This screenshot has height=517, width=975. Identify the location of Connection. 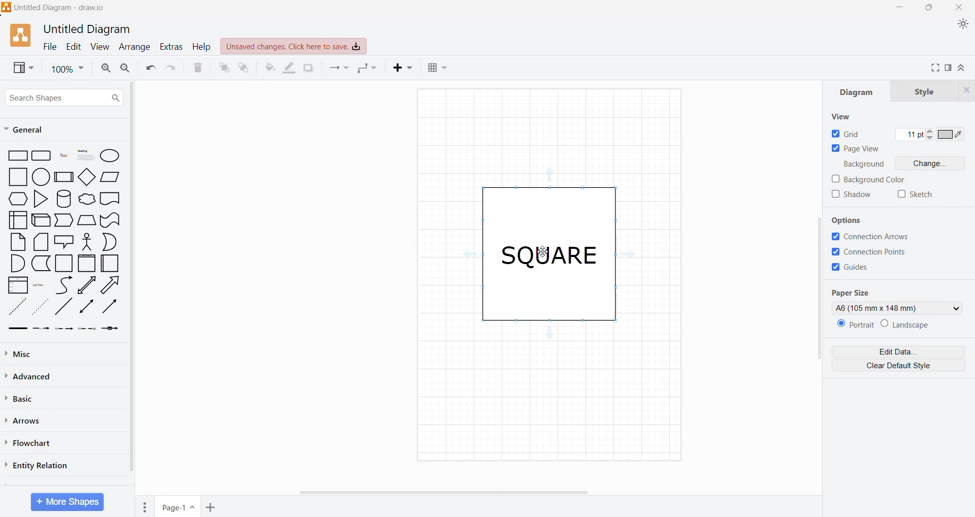
(338, 69).